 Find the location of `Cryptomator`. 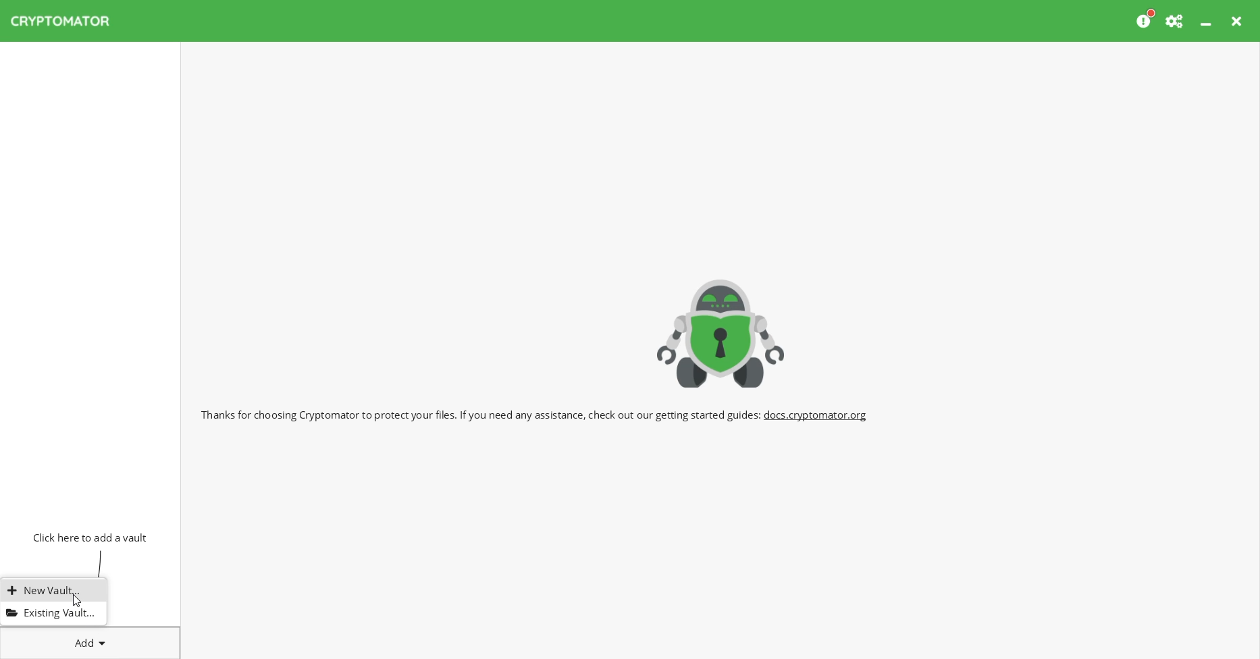

Cryptomator is located at coordinates (721, 331).